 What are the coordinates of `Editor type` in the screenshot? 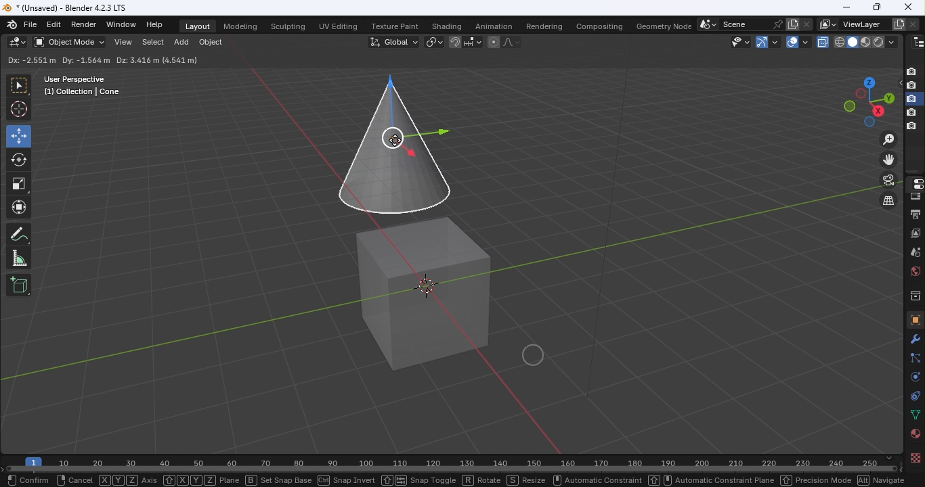 It's located at (913, 183).